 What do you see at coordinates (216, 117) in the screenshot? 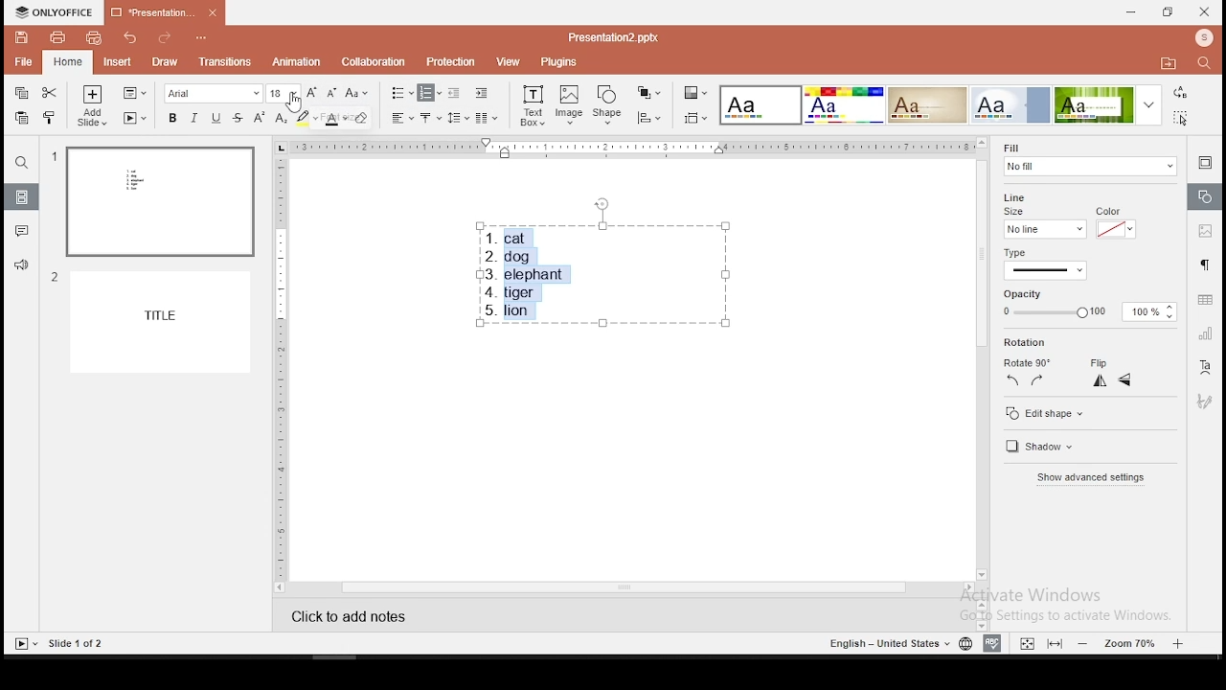
I see `underline` at bounding box center [216, 117].